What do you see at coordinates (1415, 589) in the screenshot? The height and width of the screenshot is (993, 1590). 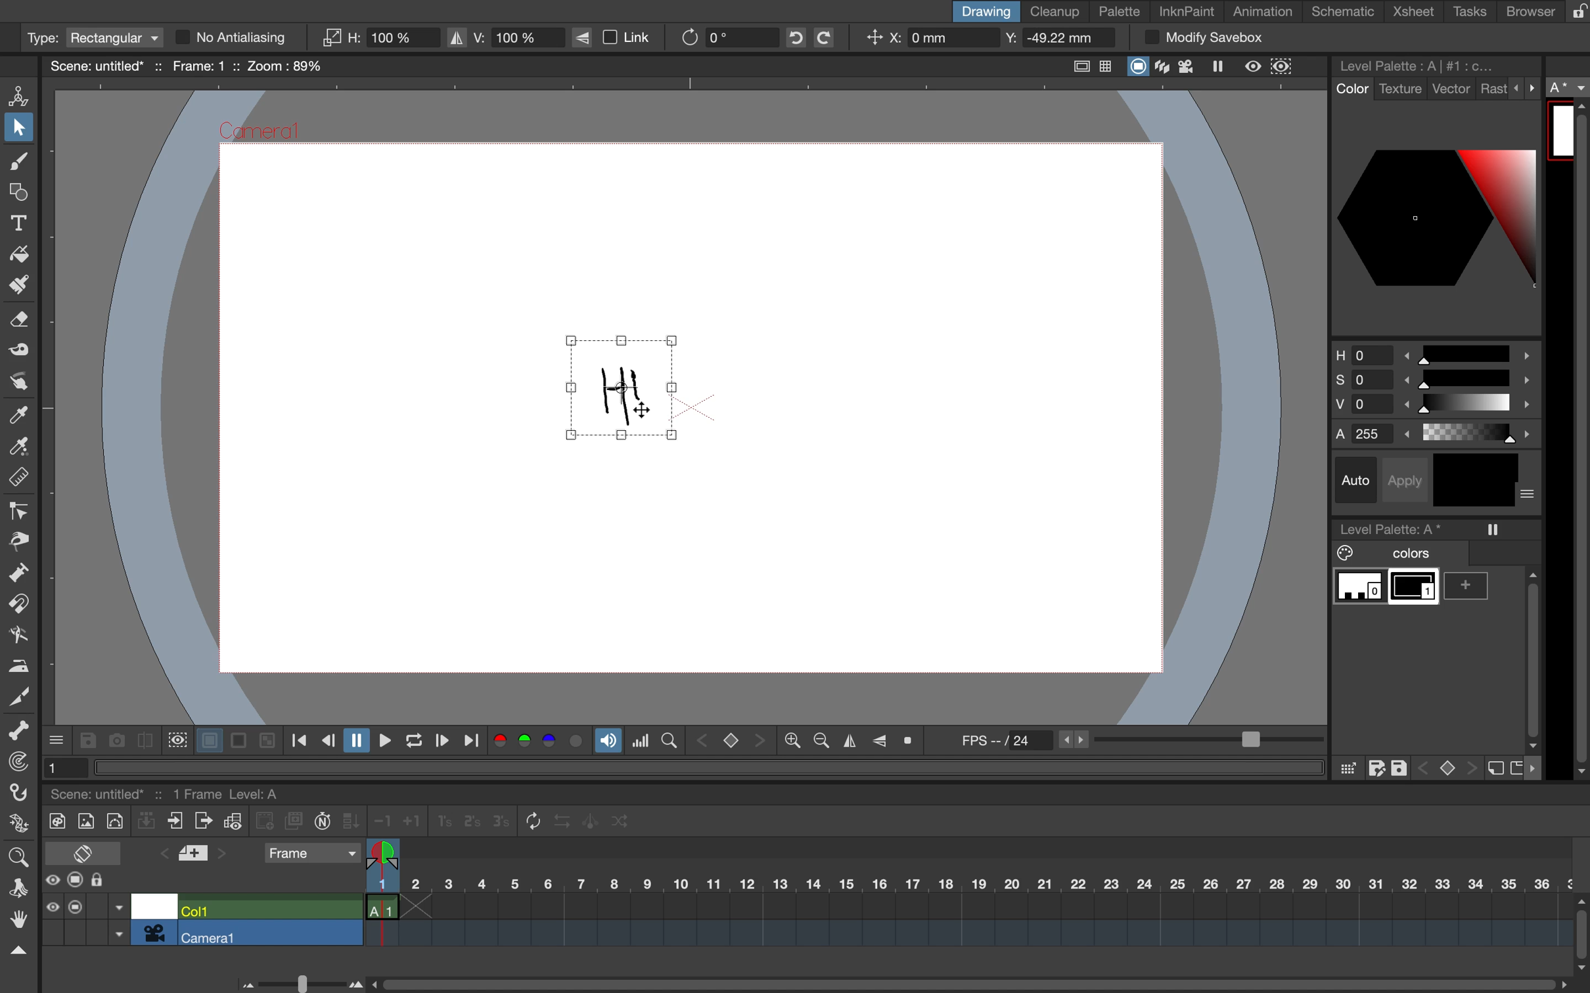 I see `color 1` at bounding box center [1415, 589].